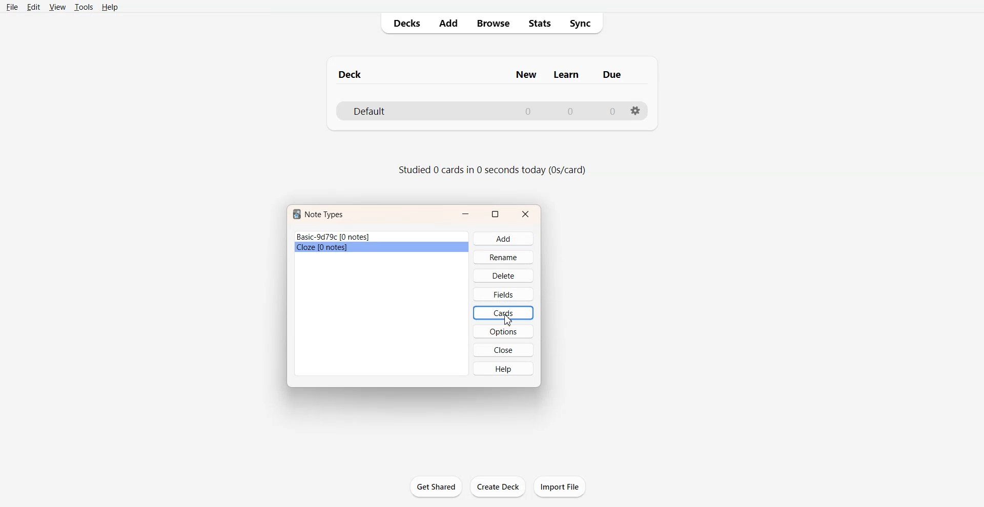 Image resolution: width=984 pixels, height=507 pixels. I want to click on Help, so click(504, 368).